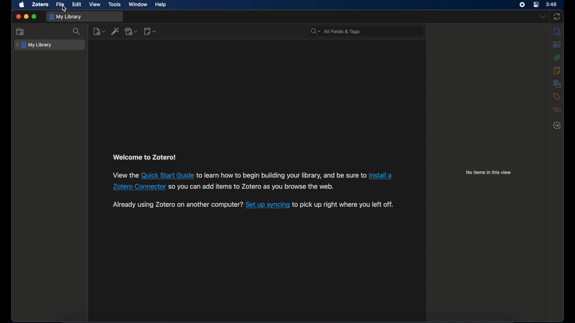 This screenshot has width=575, height=323. I want to click on new collection, so click(20, 32).